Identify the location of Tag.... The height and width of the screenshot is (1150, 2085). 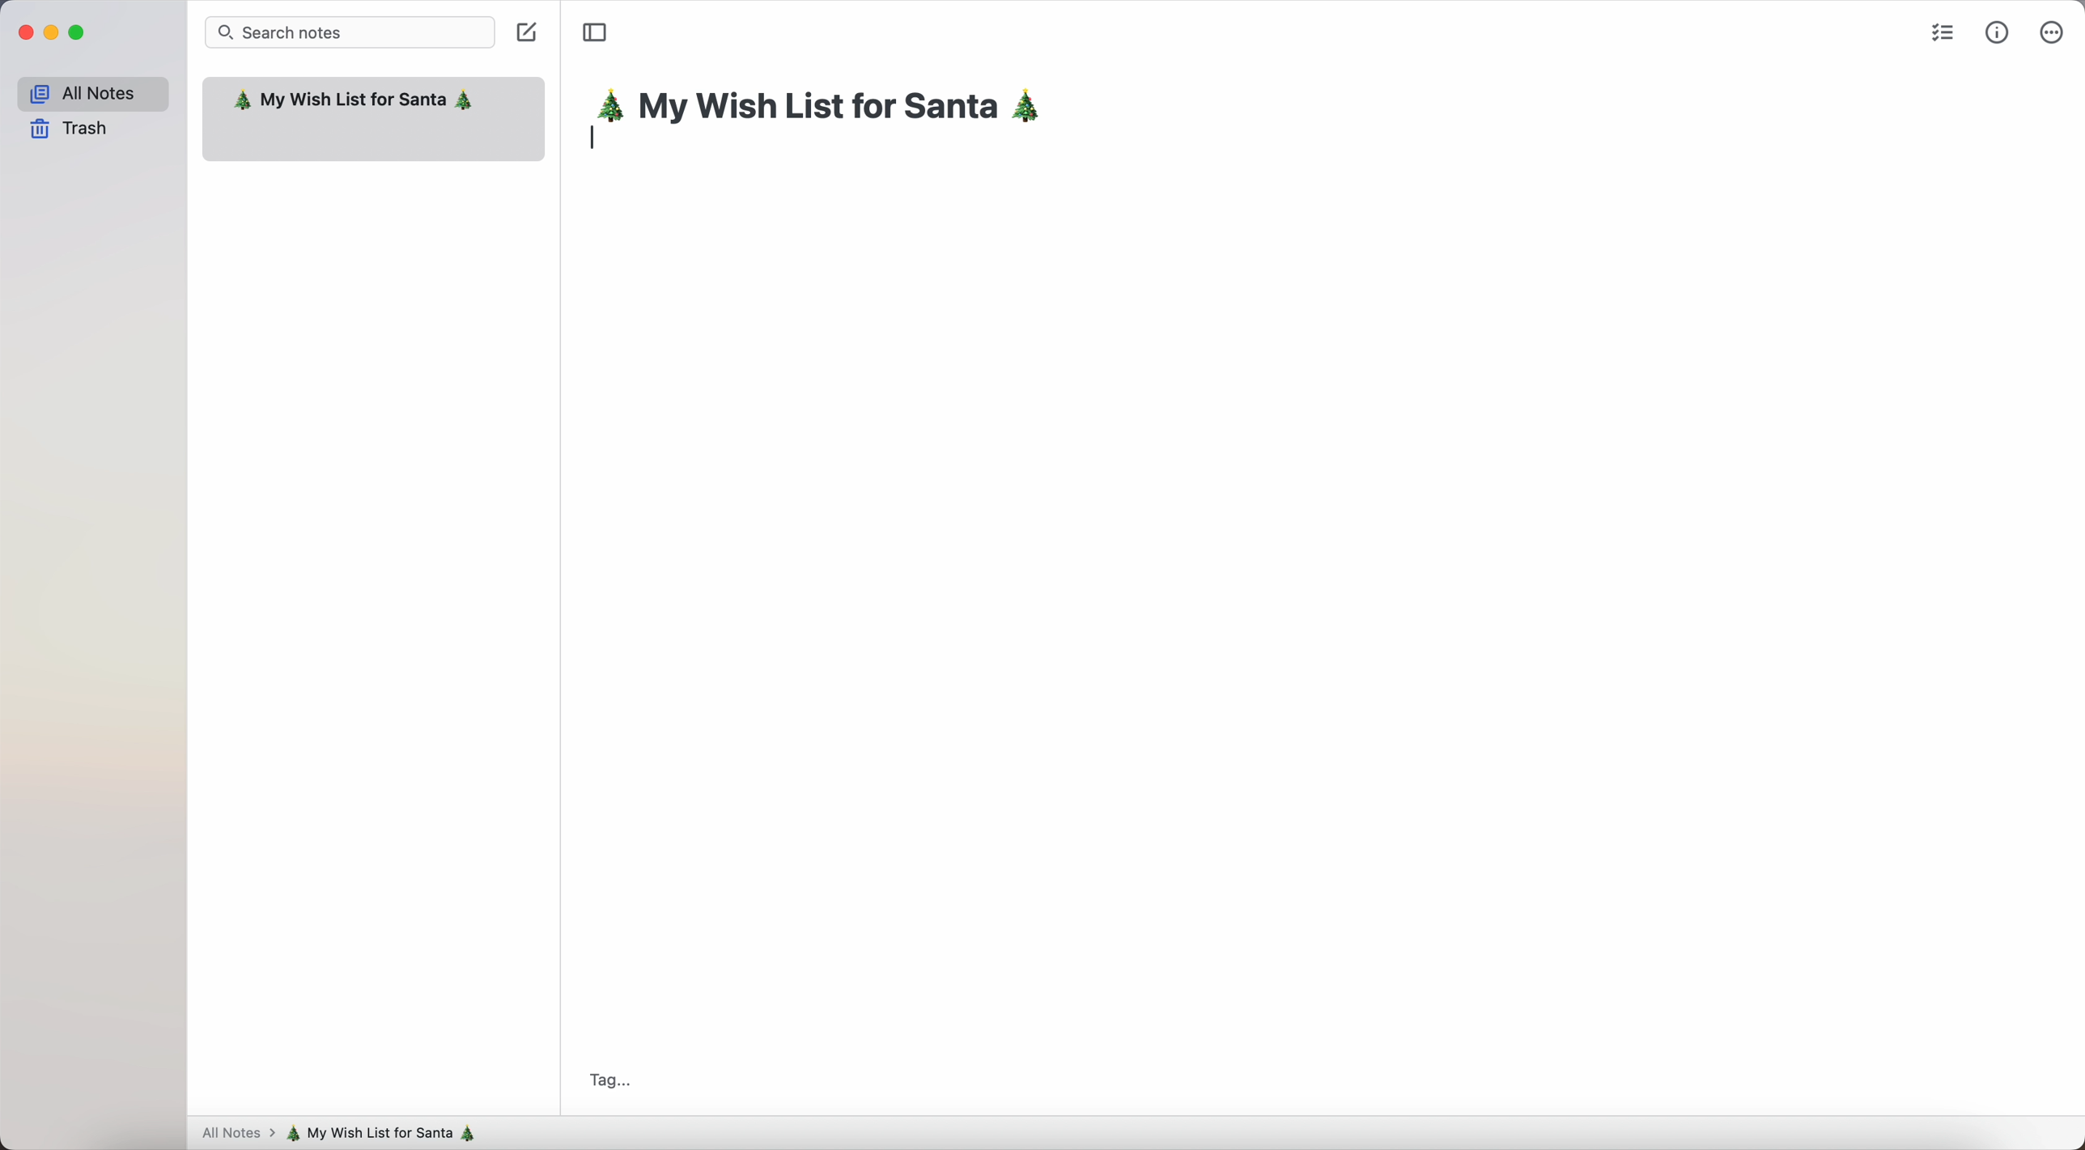
(607, 1079).